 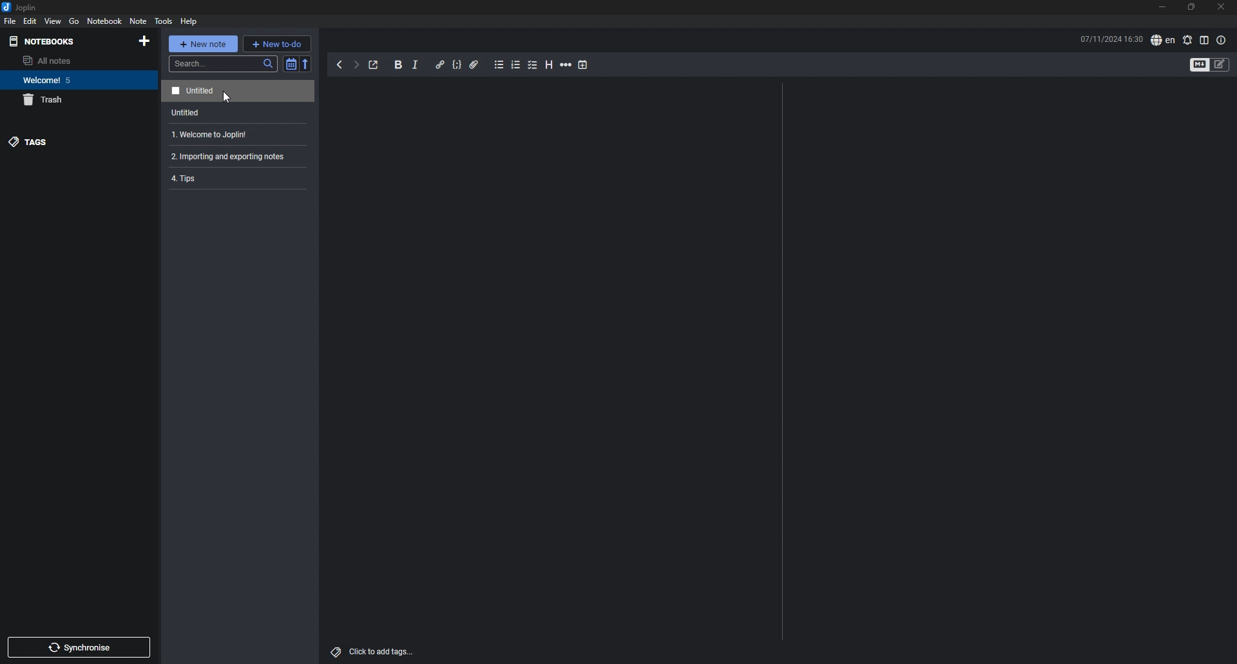 What do you see at coordinates (236, 91) in the screenshot?
I see `note` at bounding box center [236, 91].